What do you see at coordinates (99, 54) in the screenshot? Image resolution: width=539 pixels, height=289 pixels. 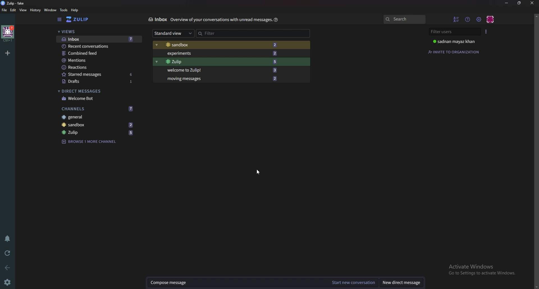 I see `Combined feed` at bounding box center [99, 54].